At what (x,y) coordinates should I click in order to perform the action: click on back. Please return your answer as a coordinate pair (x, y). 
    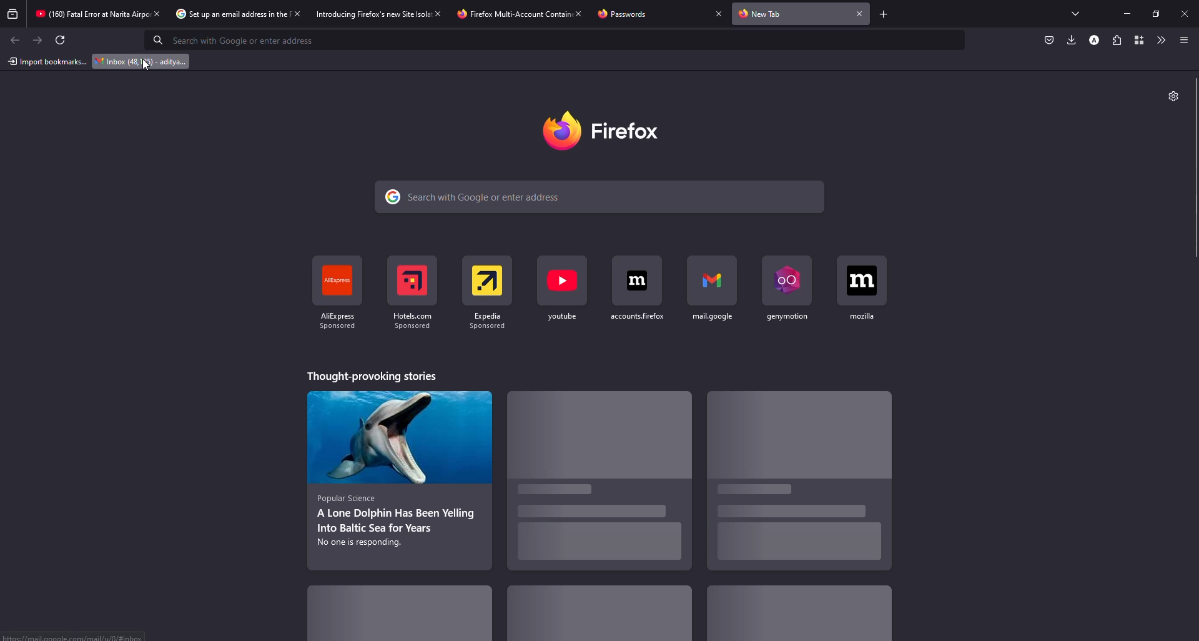
    Looking at the image, I should click on (16, 40).